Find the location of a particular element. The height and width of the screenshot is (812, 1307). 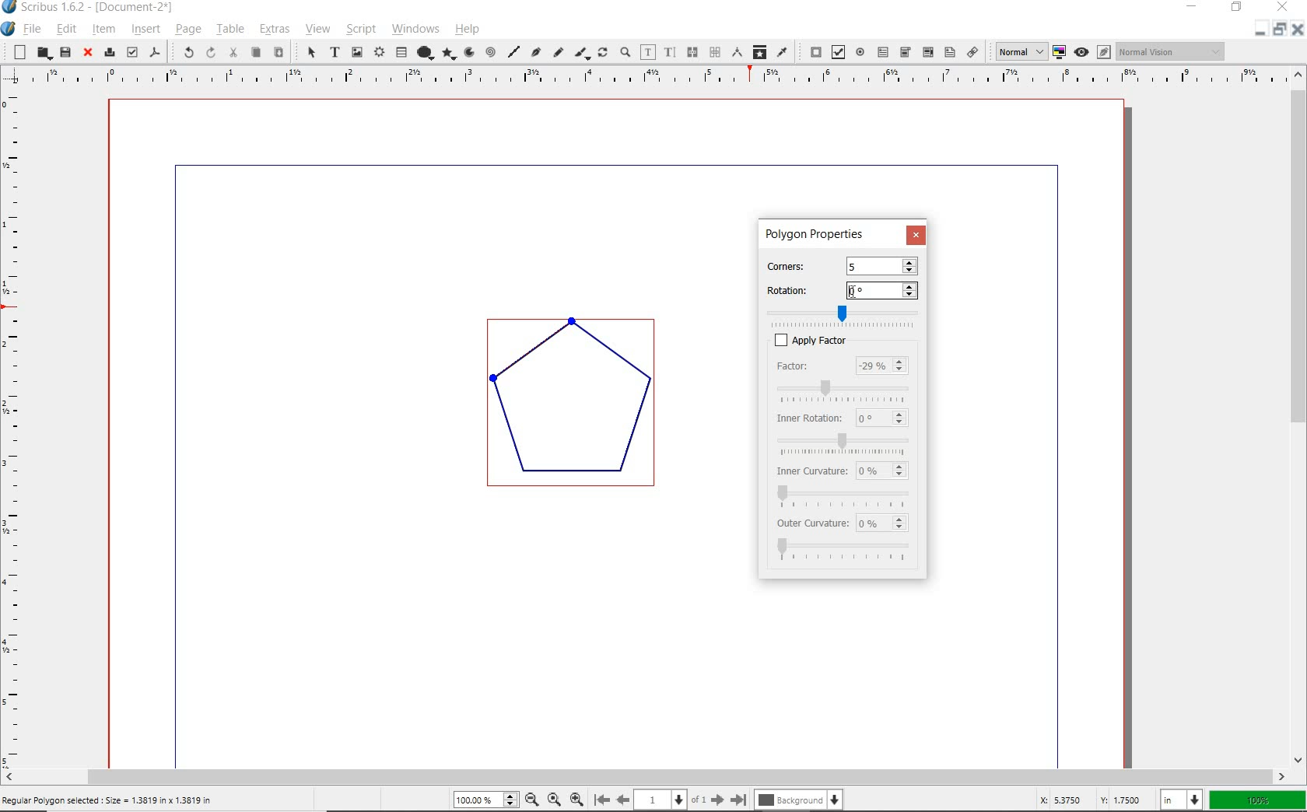

close document is located at coordinates (1296, 29).